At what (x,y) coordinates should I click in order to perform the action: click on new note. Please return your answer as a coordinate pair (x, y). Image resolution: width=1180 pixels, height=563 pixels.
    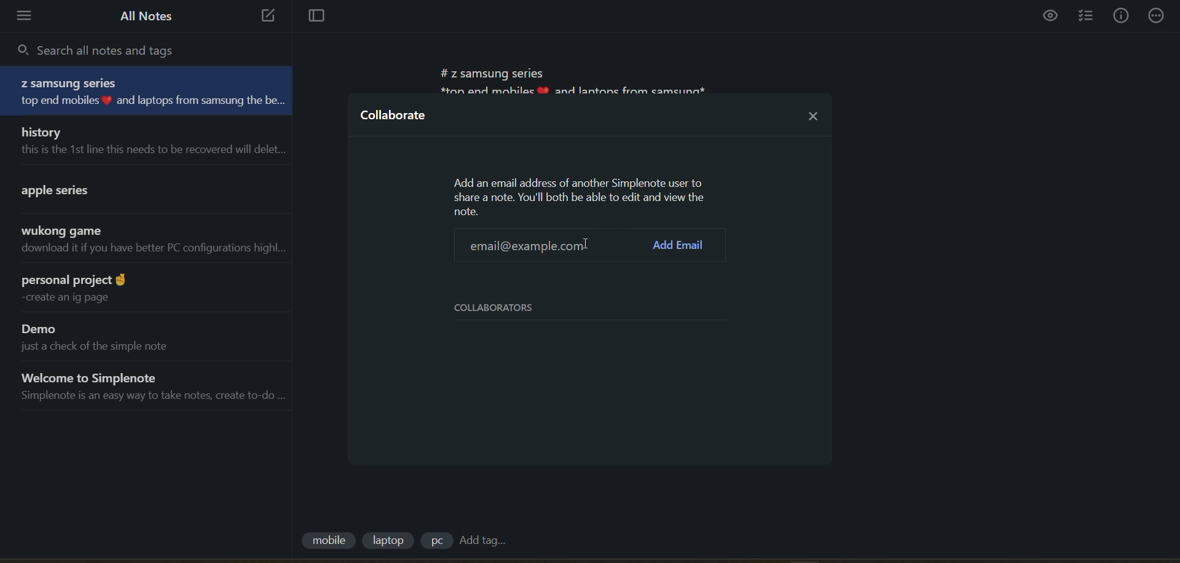
    Looking at the image, I should click on (264, 17).